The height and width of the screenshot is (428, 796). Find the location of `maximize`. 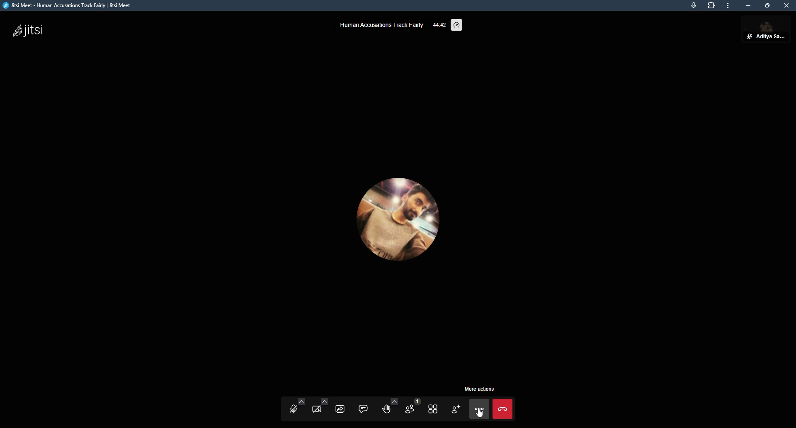

maximize is located at coordinates (767, 5).